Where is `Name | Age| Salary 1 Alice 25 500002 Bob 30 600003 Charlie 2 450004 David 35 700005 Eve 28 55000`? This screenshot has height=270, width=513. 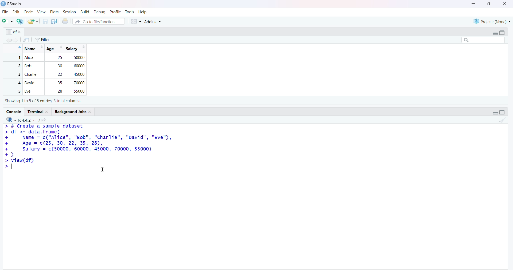
Name | Age| Salary 1 Alice 25 500002 Bob 30 600003 Charlie 2 450004 David 35 700005 Eve 28 55000 is located at coordinates (51, 69).